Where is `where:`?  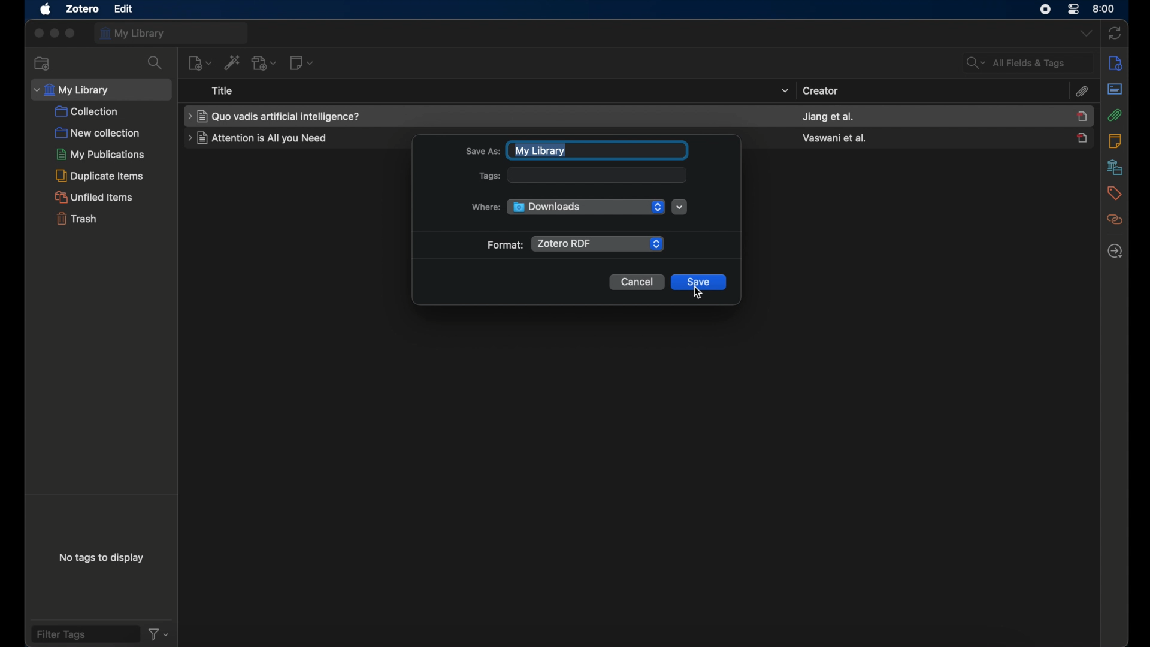 where: is located at coordinates (485, 208).